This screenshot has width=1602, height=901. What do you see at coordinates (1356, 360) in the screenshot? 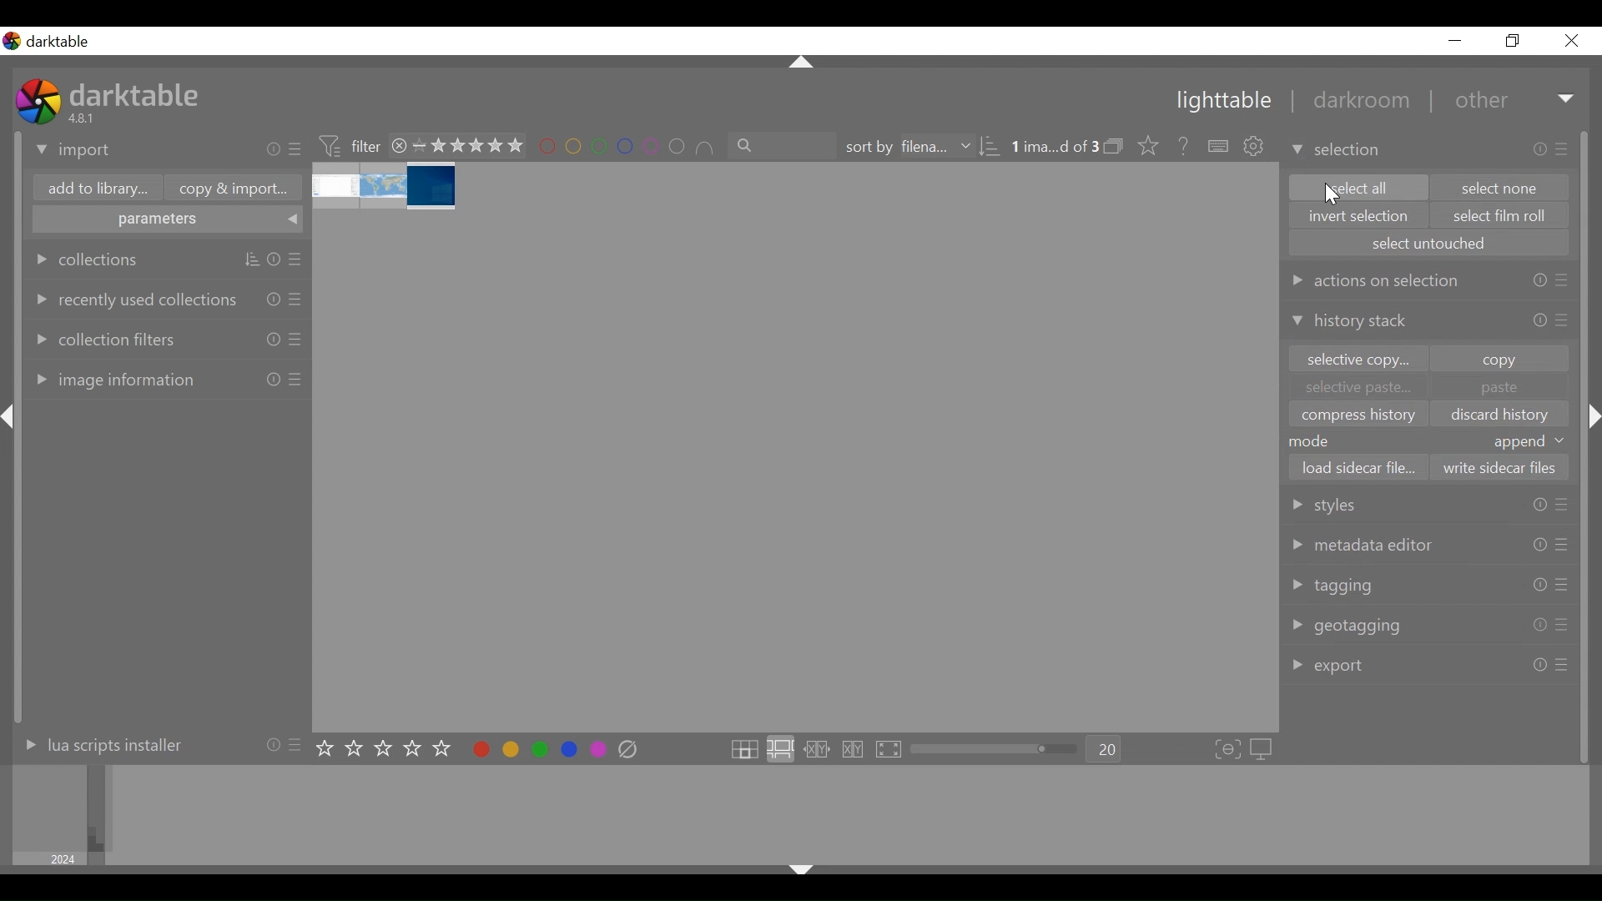
I see `selection copy` at bounding box center [1356, 360].